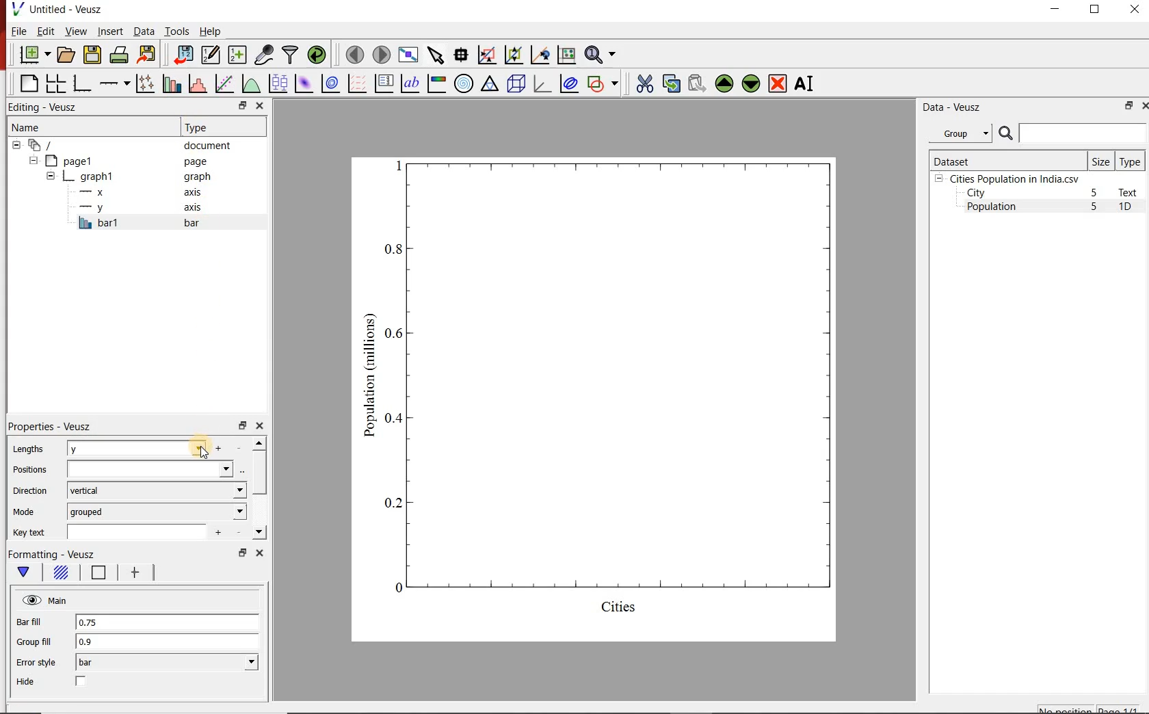 The image size is (1149, 714). Describe the element at coordinates (464, 83) in the screenshot. I see `polar graph` at that location.